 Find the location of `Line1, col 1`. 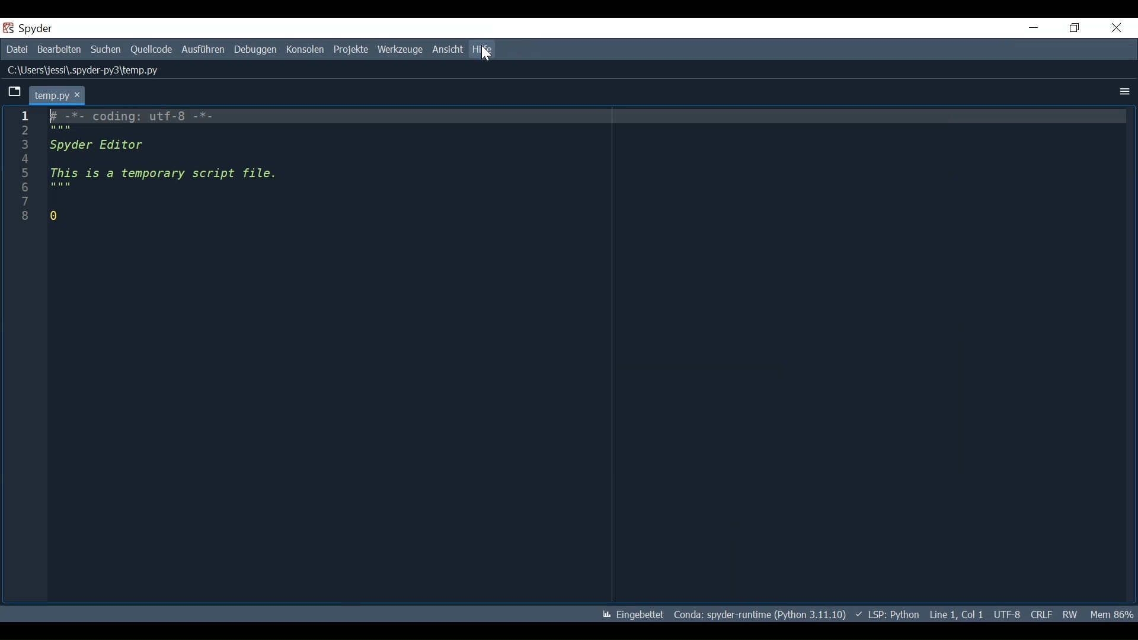

Line1, col 1 is located at coordinates (957, 614).